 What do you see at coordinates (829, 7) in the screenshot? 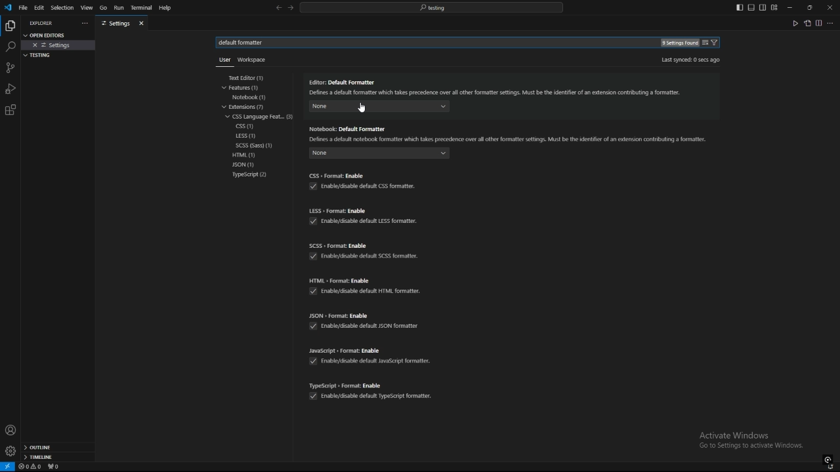
I see `close` at bounding box center [829, 7].